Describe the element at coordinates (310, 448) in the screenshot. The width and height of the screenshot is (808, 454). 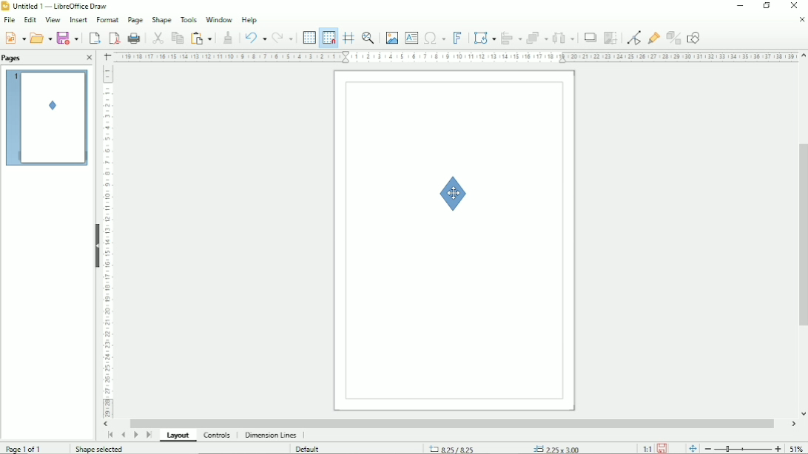
I see `Default` at that location.